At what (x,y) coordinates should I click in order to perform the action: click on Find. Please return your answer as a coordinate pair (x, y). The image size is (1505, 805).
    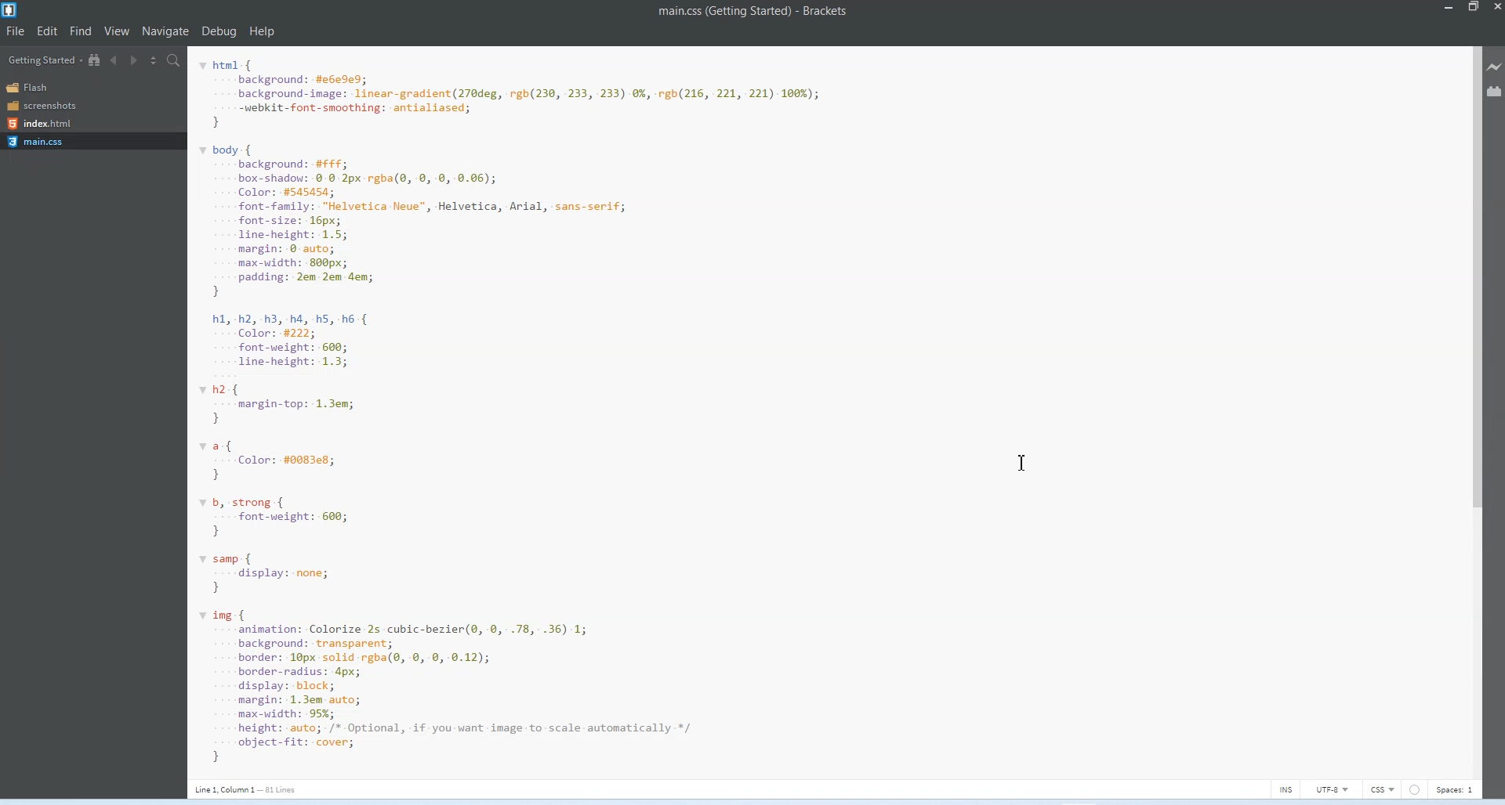
    Looking at the image, I should click on (82, 31).